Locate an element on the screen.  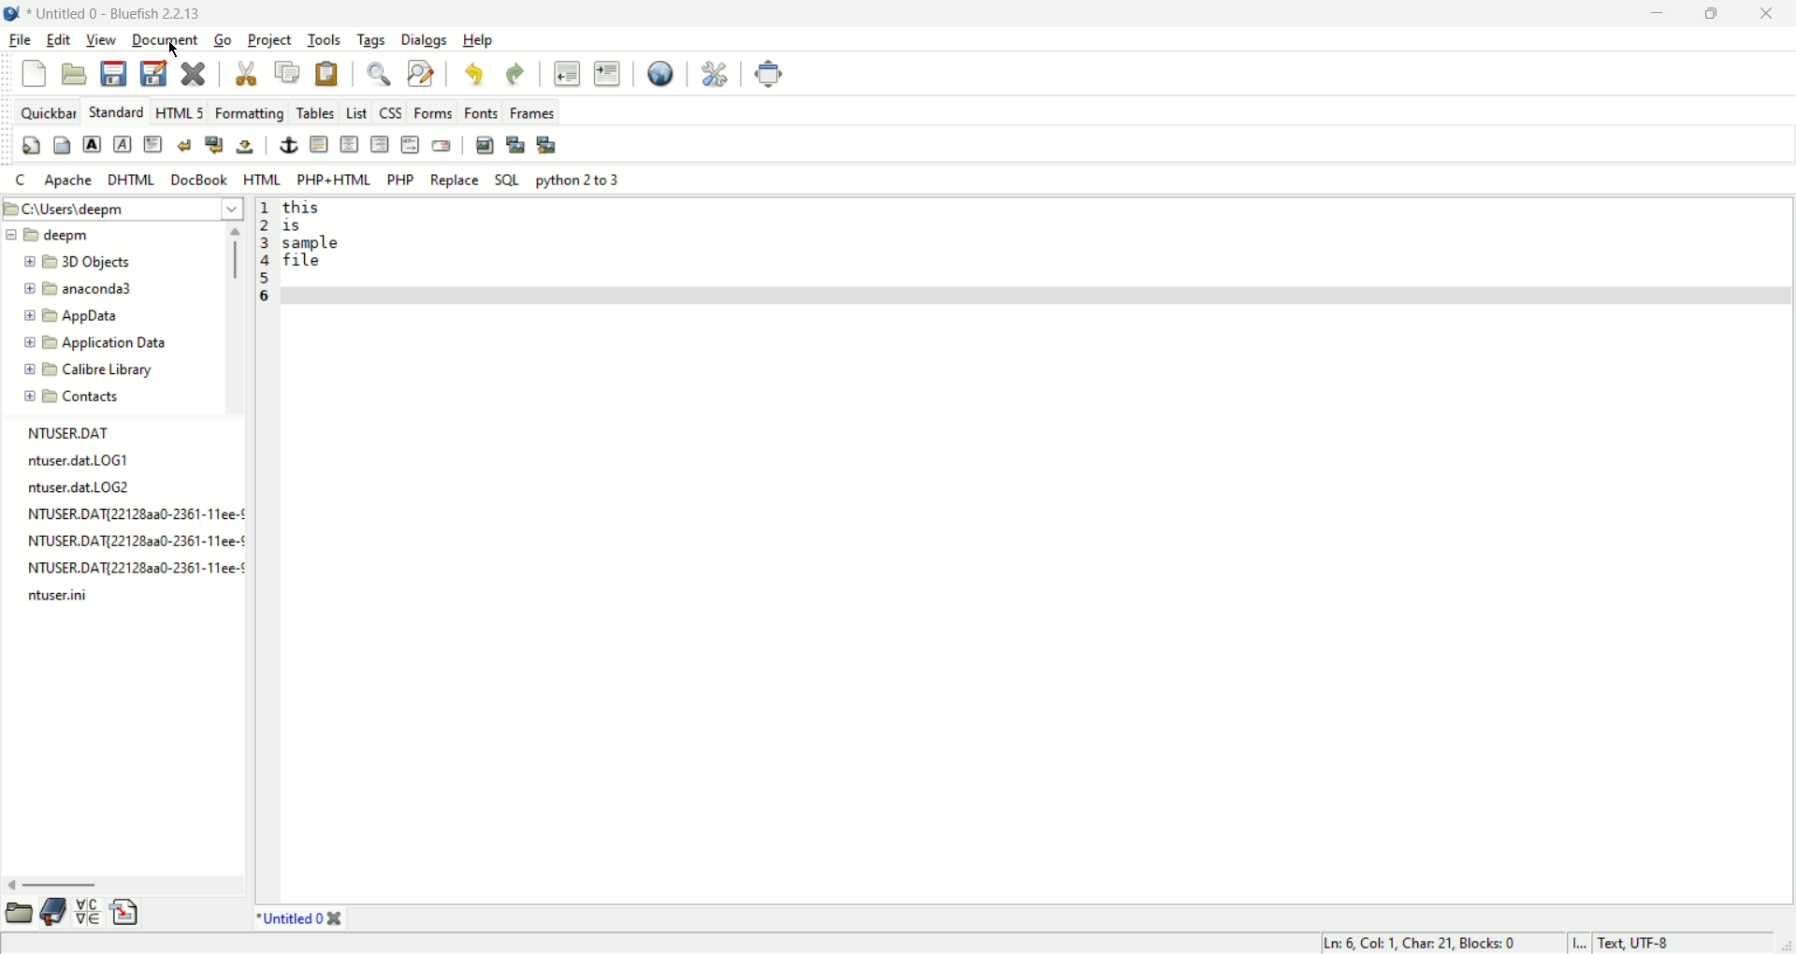
minimize is located at coordinates (1658, 16).